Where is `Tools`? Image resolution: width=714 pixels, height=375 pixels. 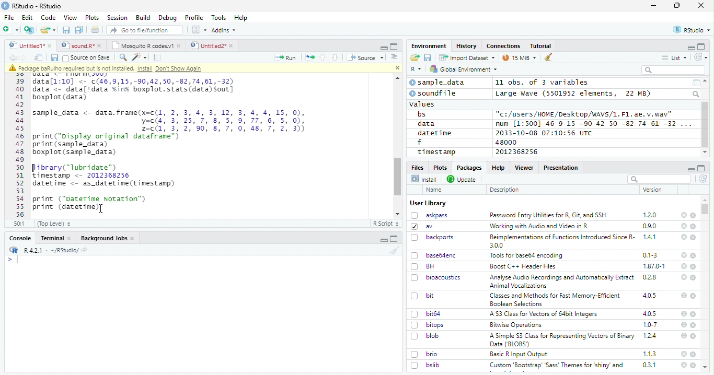
Tools is located at coordinates (218, 18).